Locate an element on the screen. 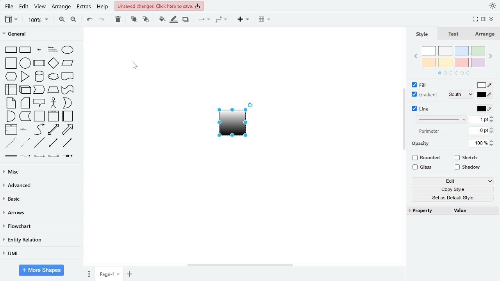 The height and width of the screenshot is (281, 500). value is located at coordinates (473, 210).